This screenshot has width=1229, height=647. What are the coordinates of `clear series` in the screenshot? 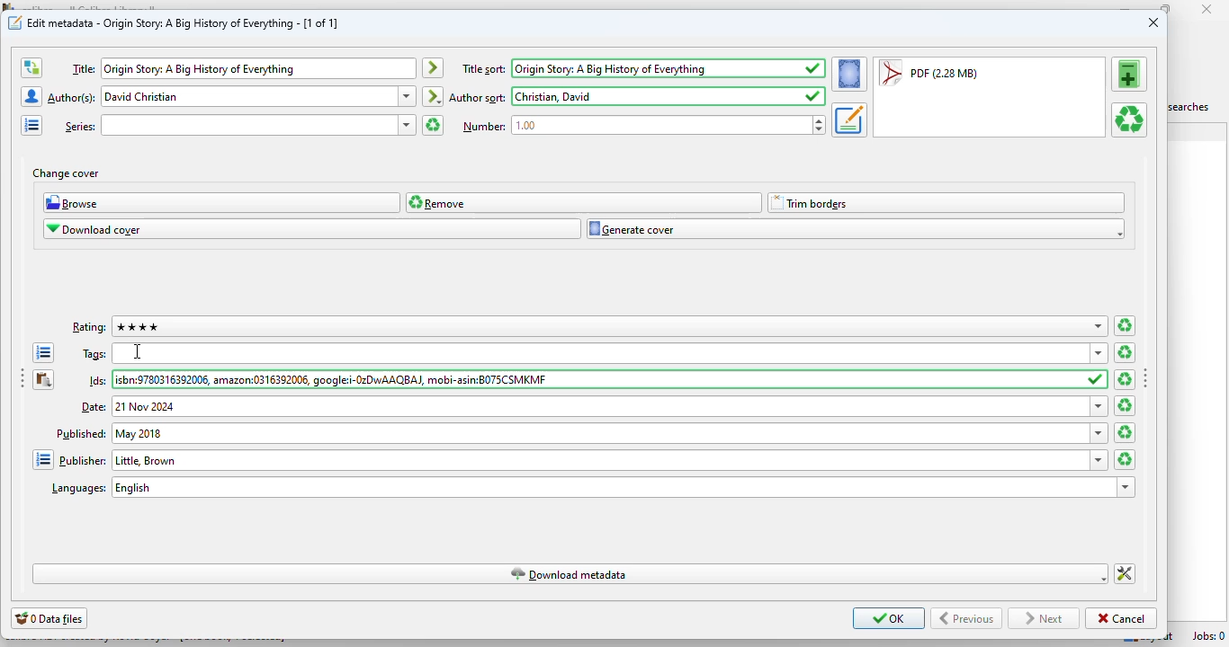 It's located at (433, 125).